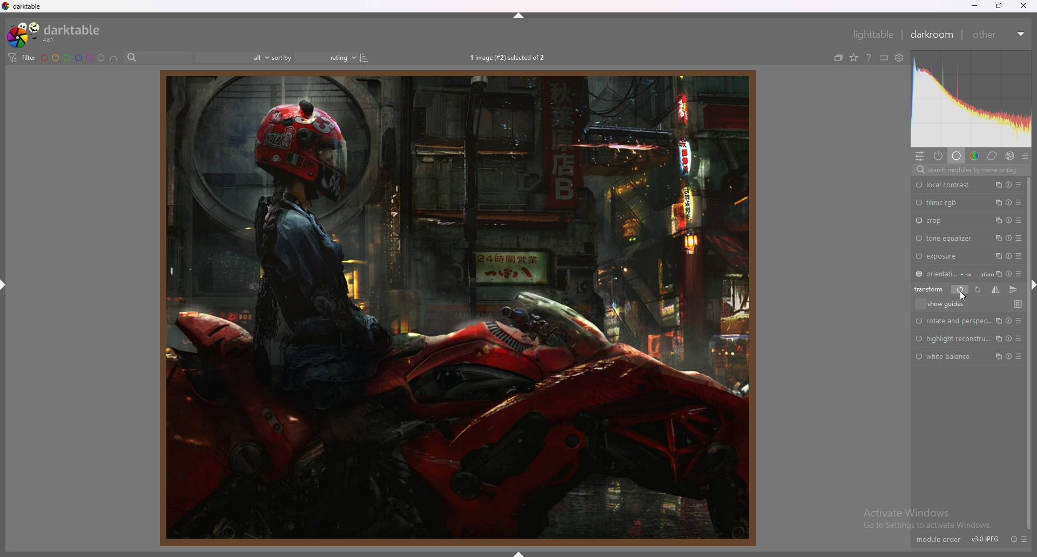 Image resolution: width=1037 pixels, height=557 pixels. I want to click on multiple instances action, so click(998, 338).